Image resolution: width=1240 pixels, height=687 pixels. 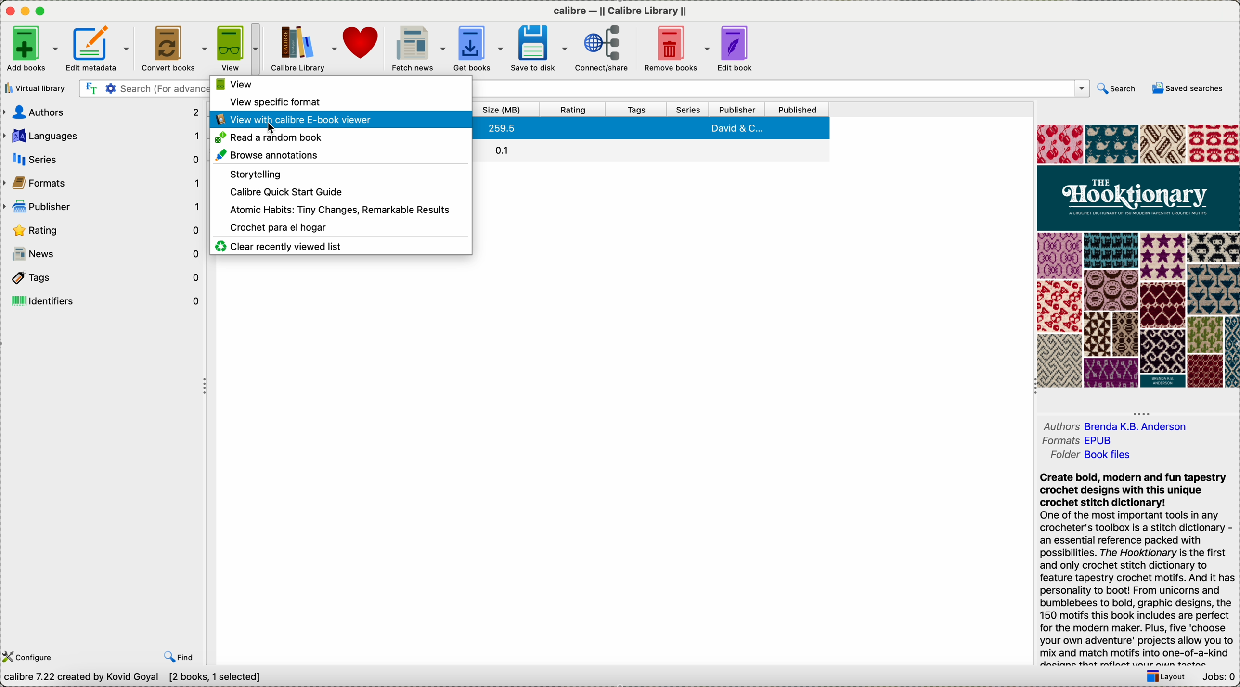 What do you see at coordinates (238, 49) in the screenshot?
I see `click on view options` at bounding box center [238, 49].